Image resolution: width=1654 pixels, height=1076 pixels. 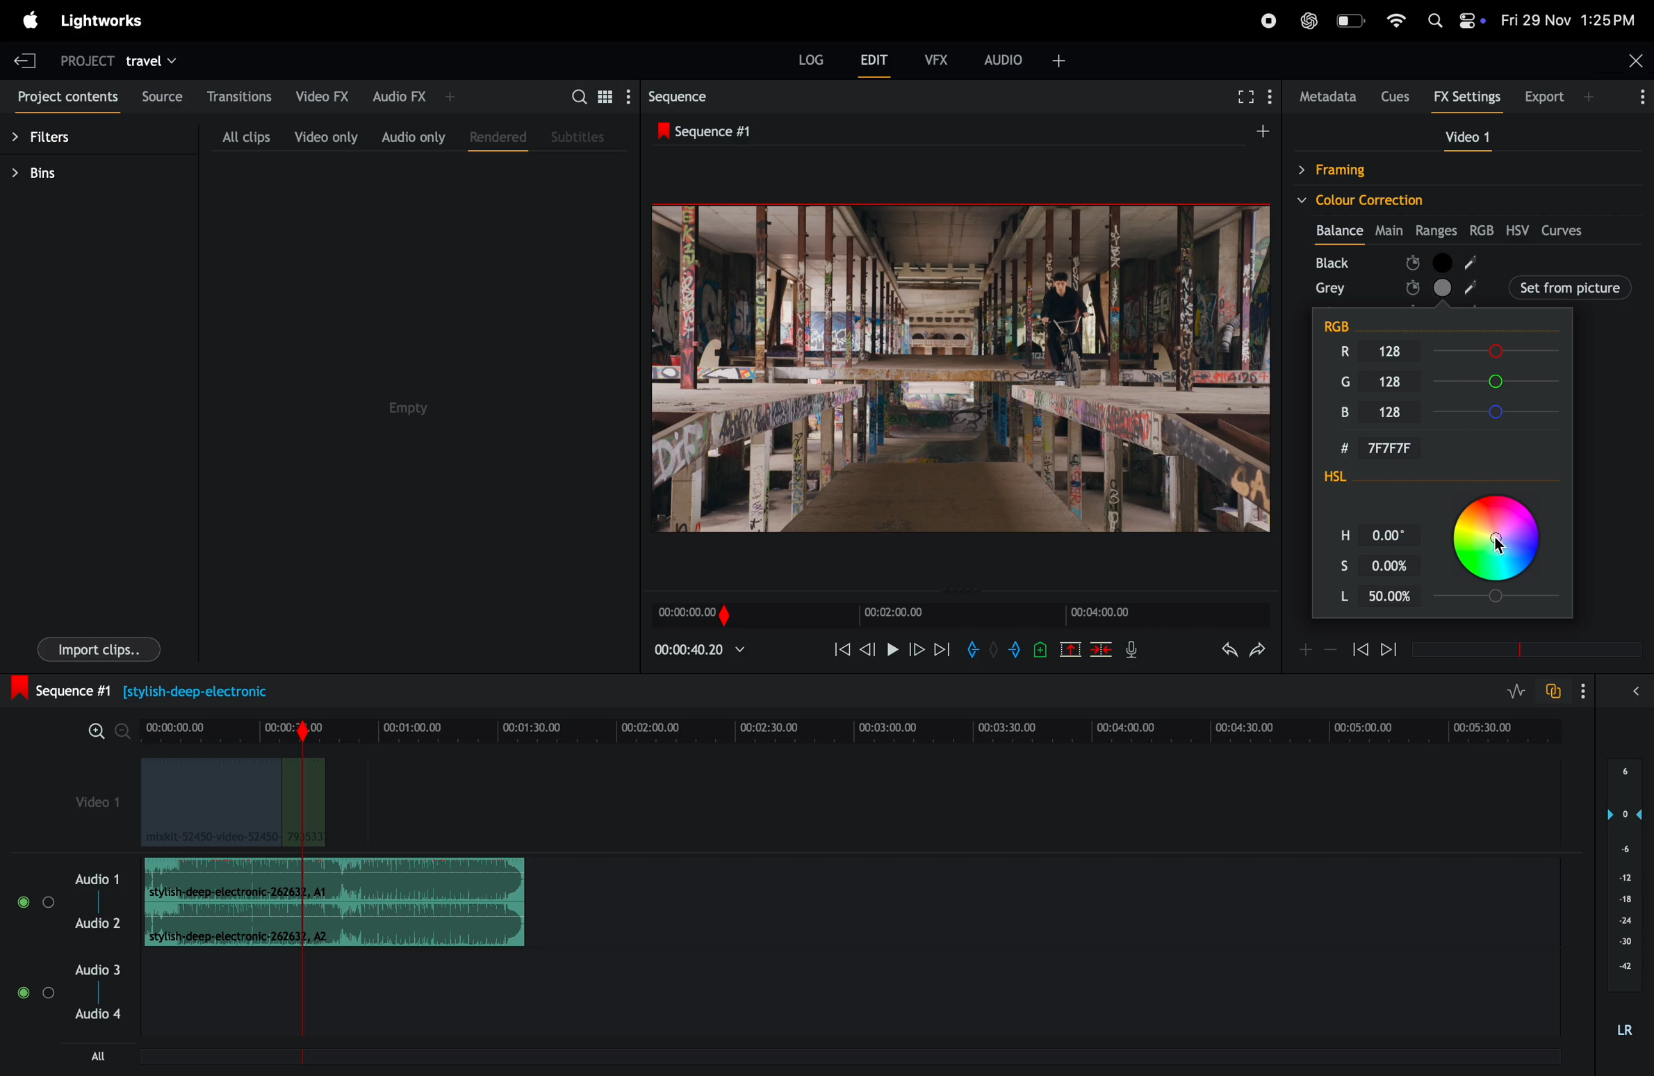 I want to click on rgb, so click(x=1484, y=230).